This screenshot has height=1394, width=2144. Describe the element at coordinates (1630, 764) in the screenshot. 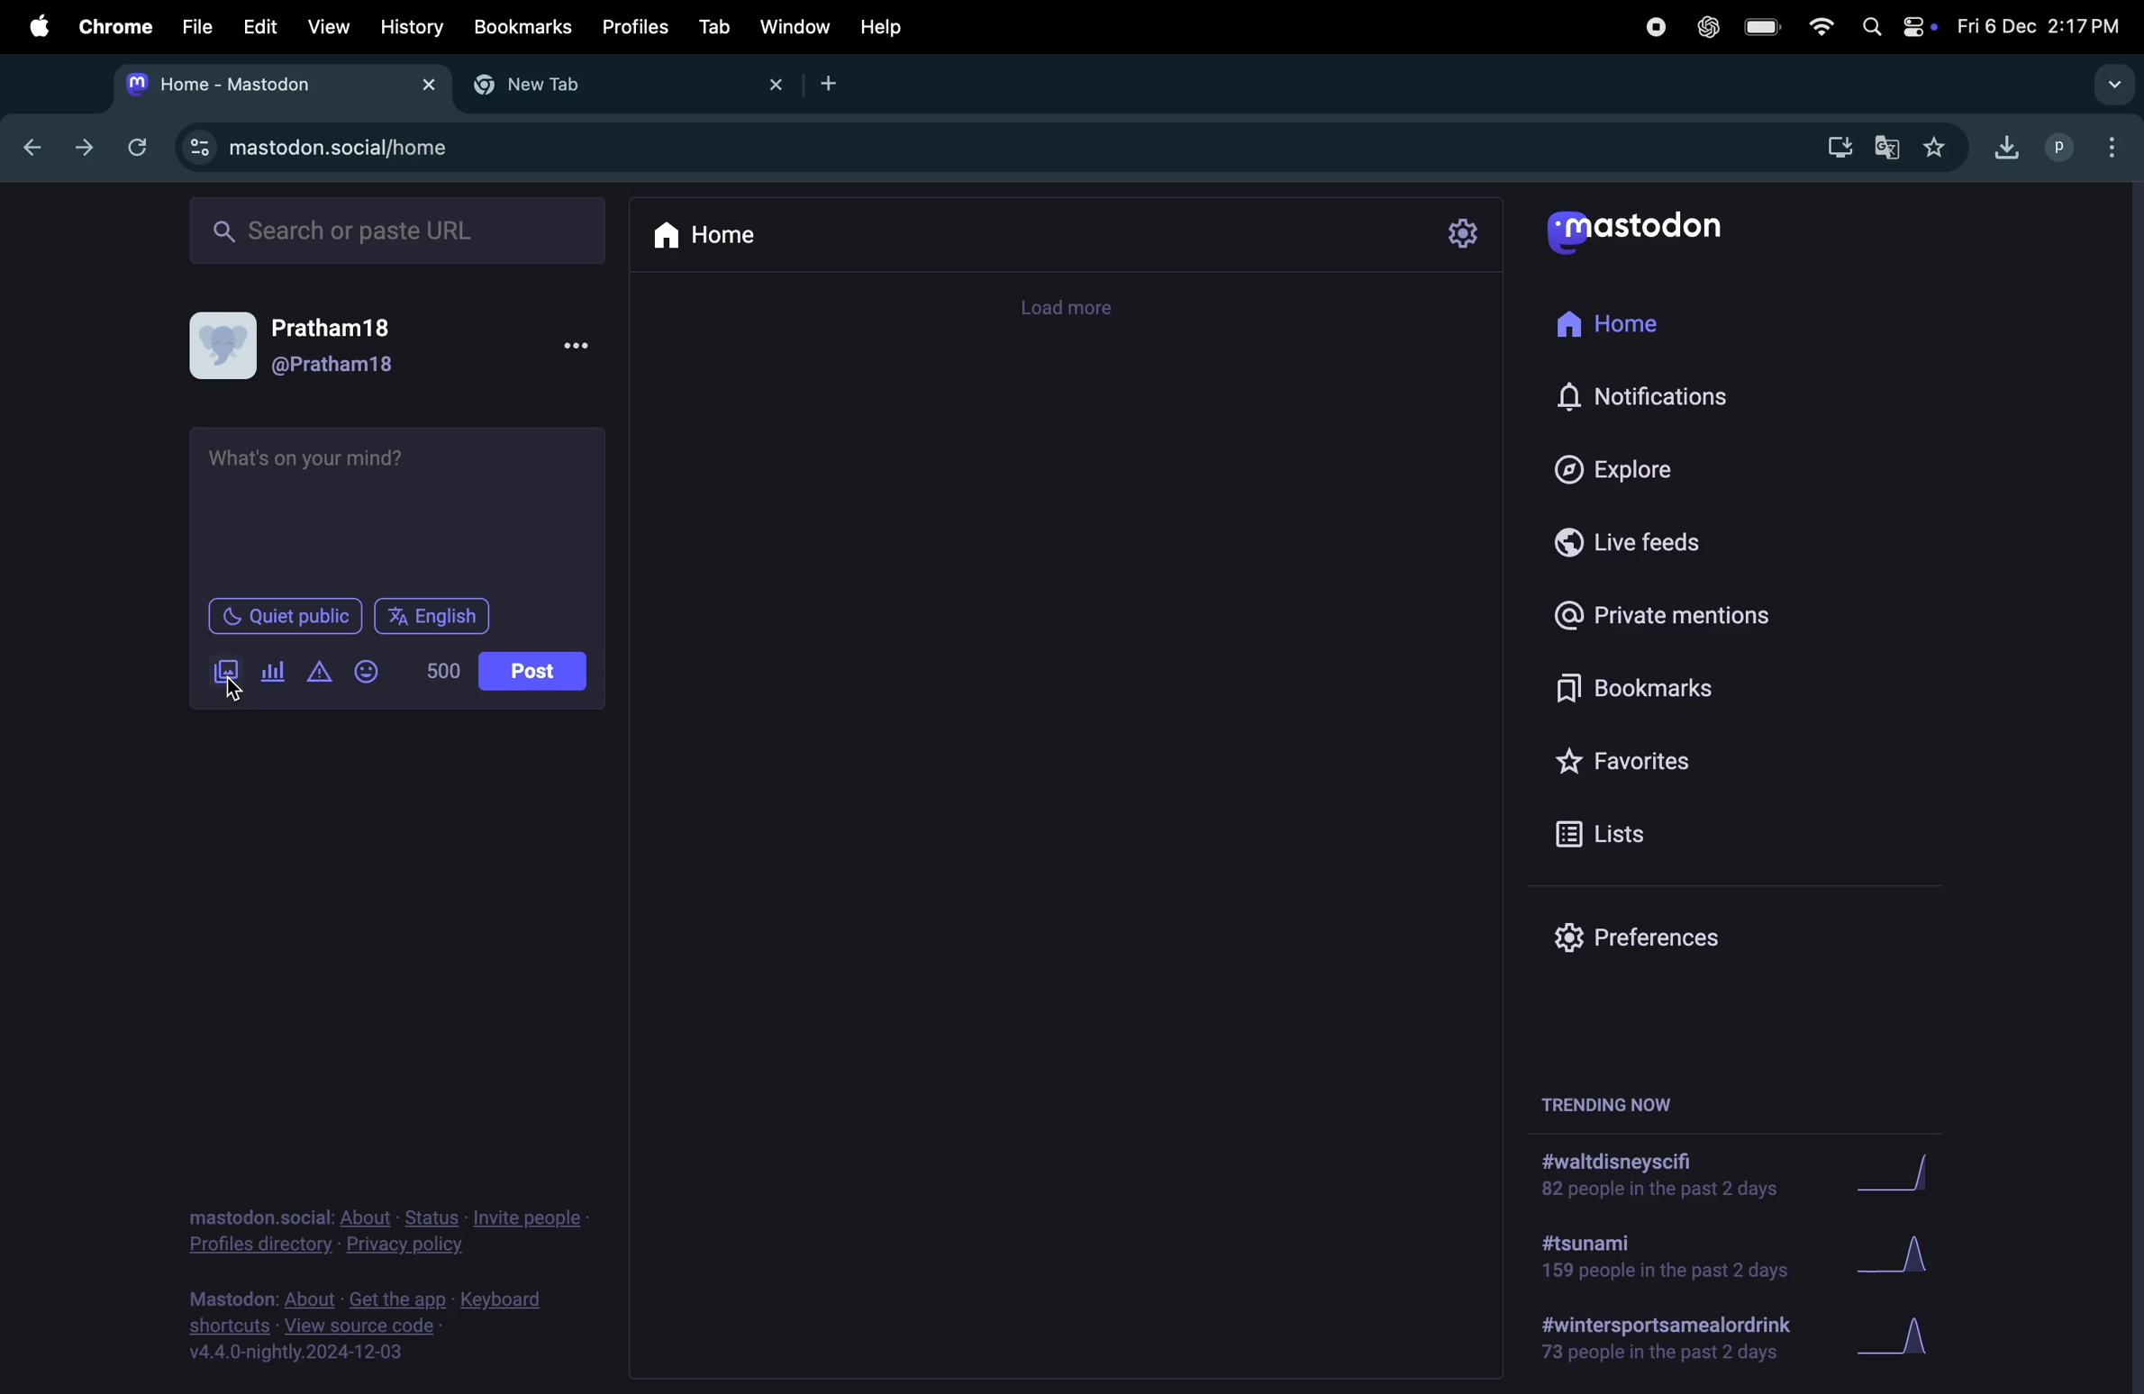

I see `favourites` at that location.